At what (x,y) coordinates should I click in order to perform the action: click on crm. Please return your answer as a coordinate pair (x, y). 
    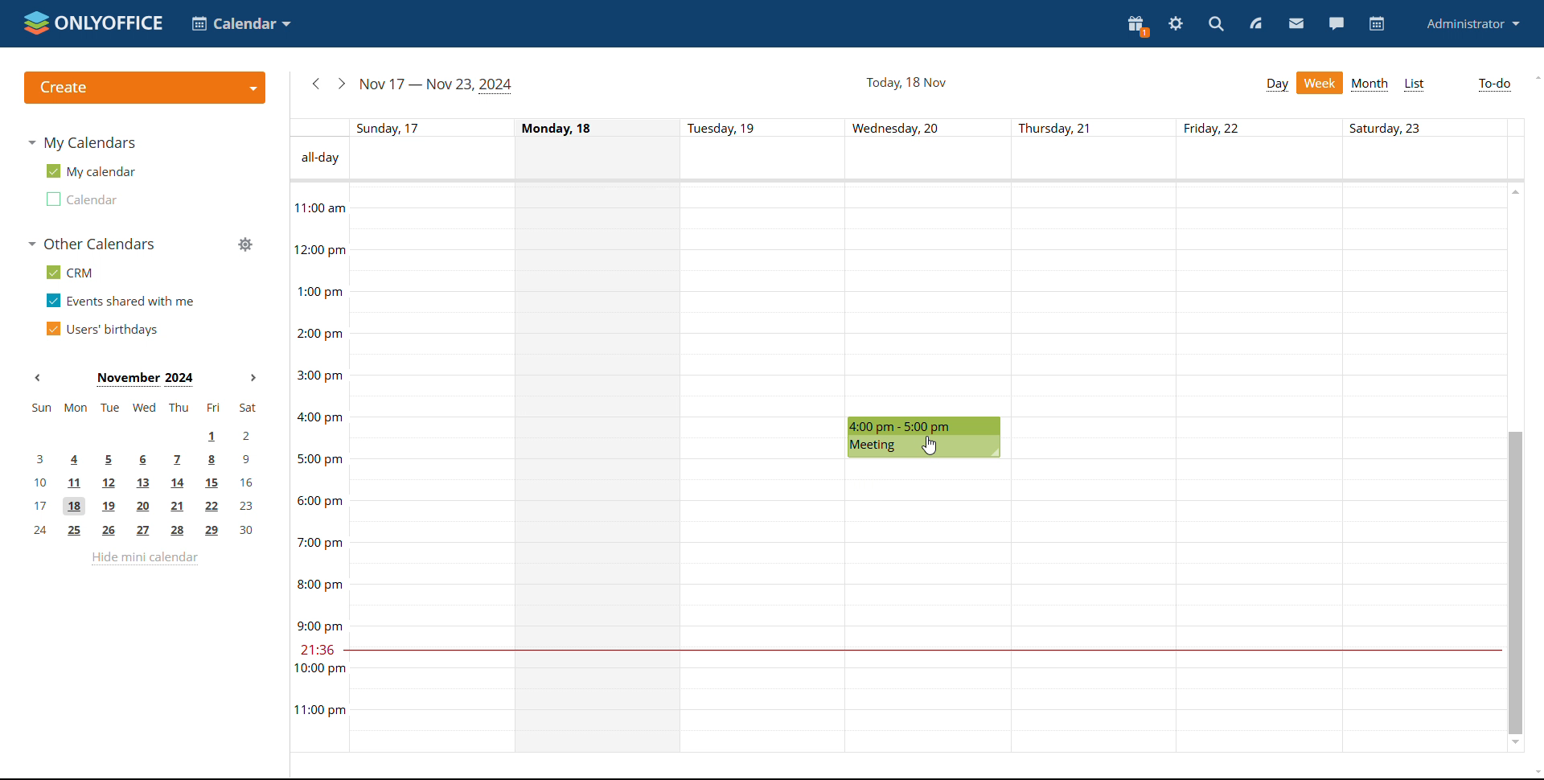
    Looking at the image, I should click on (67, 272).